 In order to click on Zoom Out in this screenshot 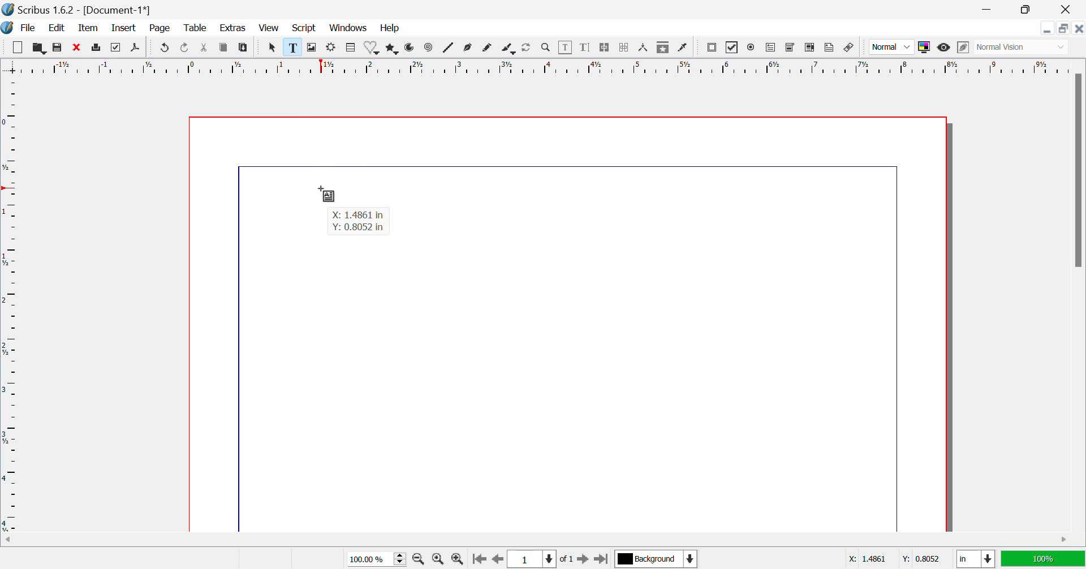, I will do `click(420, 559)`.